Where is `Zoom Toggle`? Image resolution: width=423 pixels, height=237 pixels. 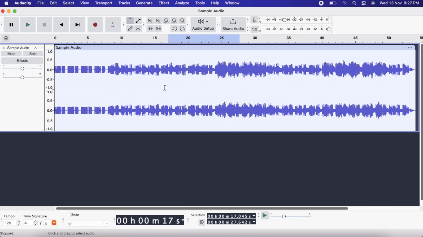 Zoom Toggle is located at coordinates (183, 20).